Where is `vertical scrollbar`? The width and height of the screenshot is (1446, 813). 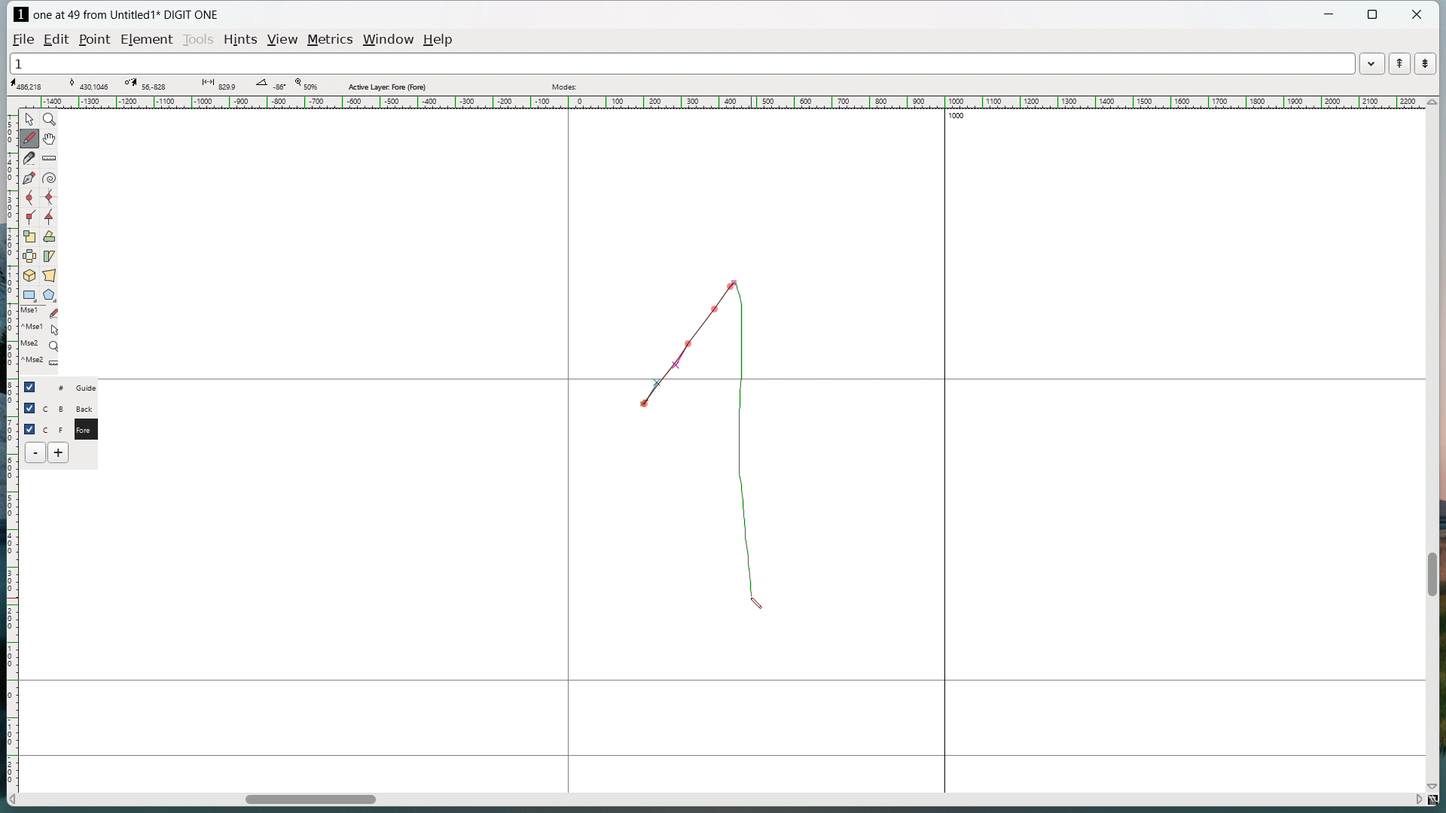 vertical scrollbar is located at coordinates (1431, 574).